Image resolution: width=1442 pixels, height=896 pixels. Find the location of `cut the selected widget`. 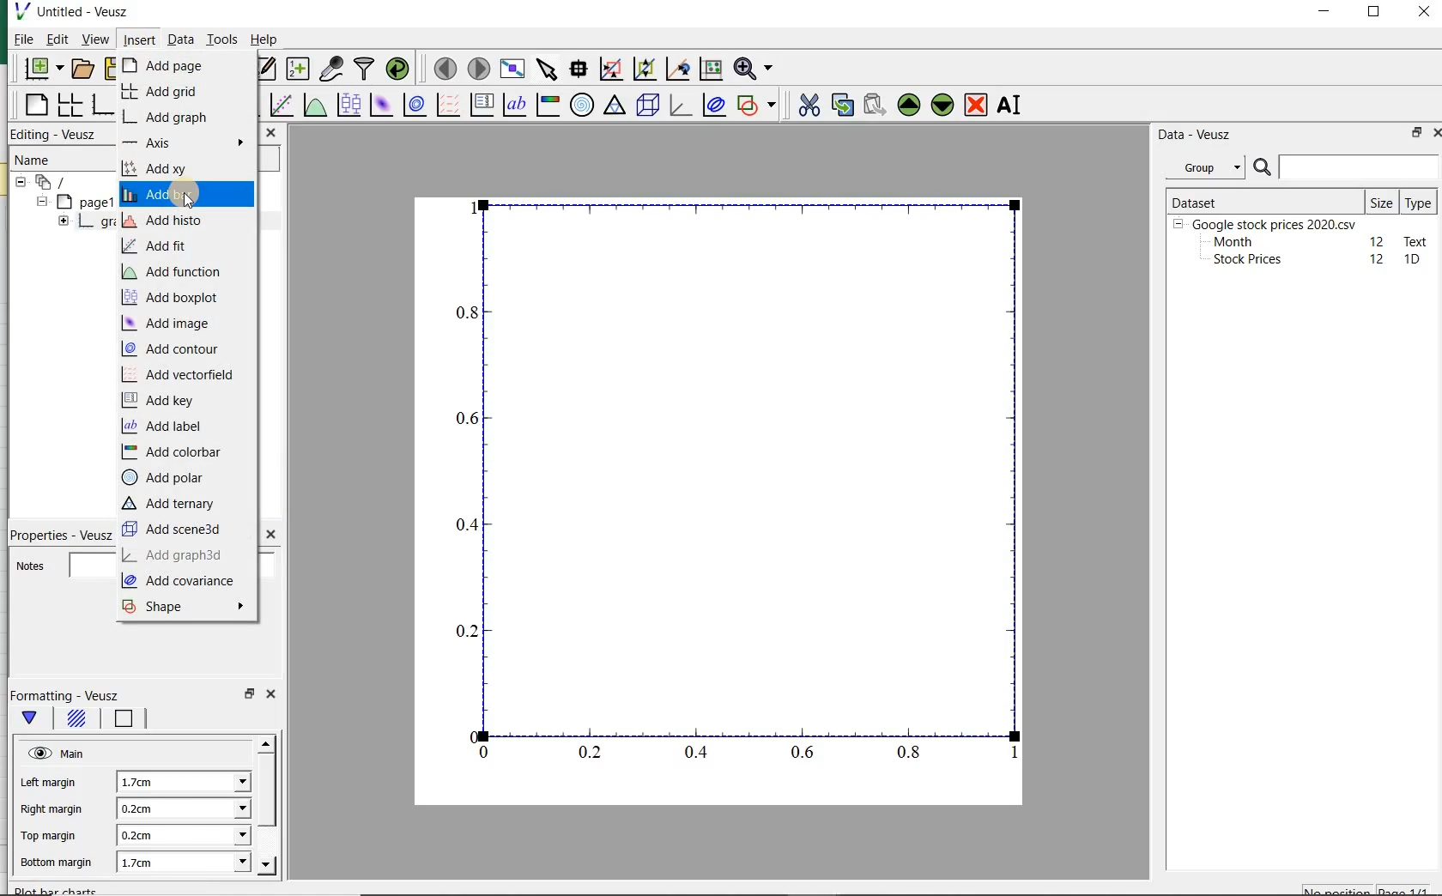

cut the selected widget is located at coordinates (810, 107).